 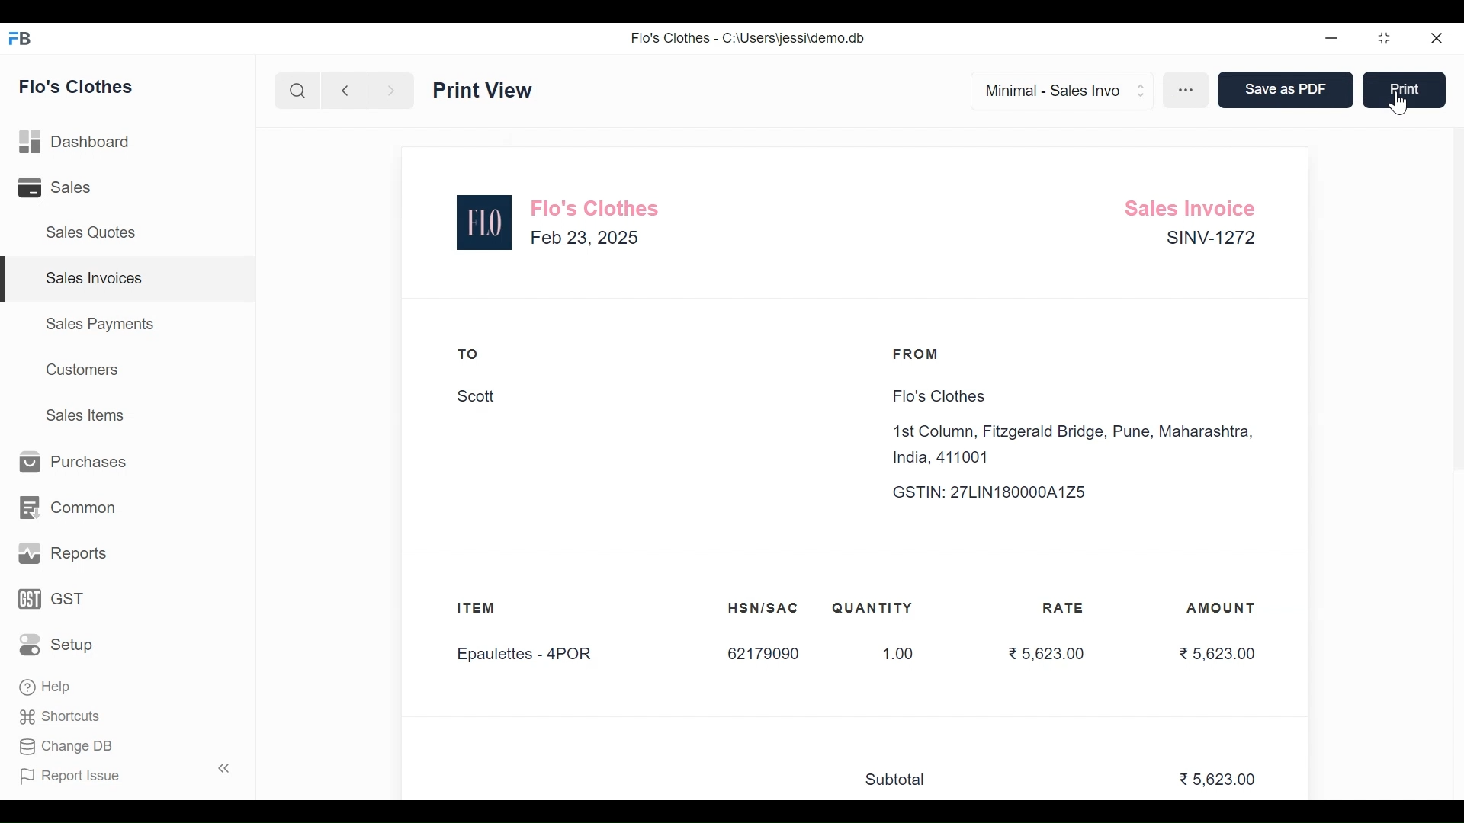 What do you see at coordinates (65, 745) in the screenshot?
I see `Change DB` at bounding box center [65, 745].